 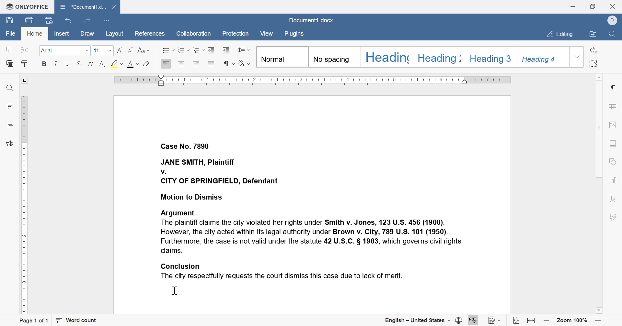 I want to click on page 1 of 1, so click(x=36, y=320).